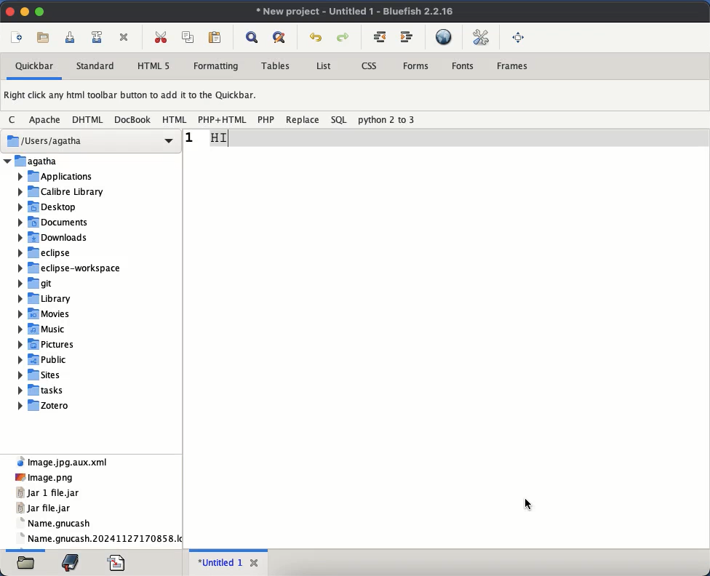 The image size is (710, 576). Describe the element at coordinates (72, 561) in the screenshot. I see `bookmark` at that location.